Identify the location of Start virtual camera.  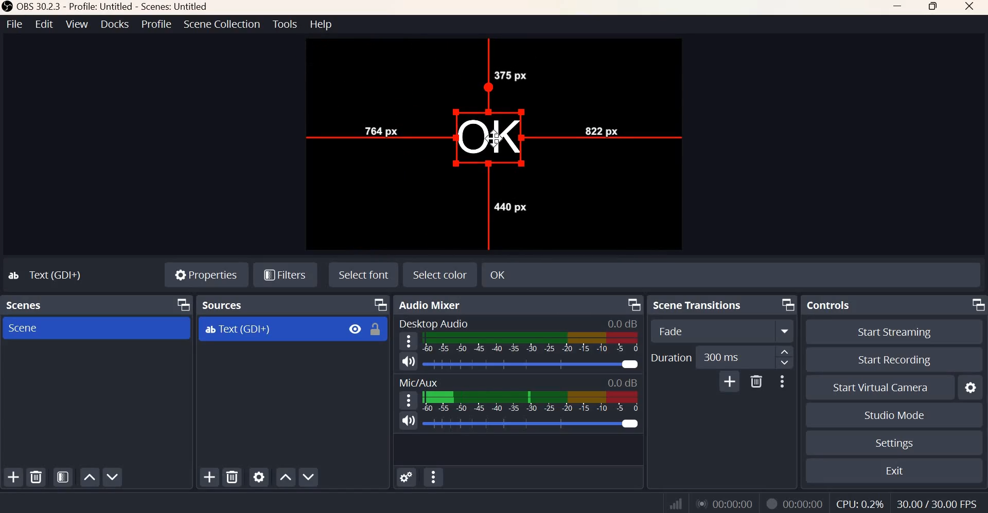
(882, 387).